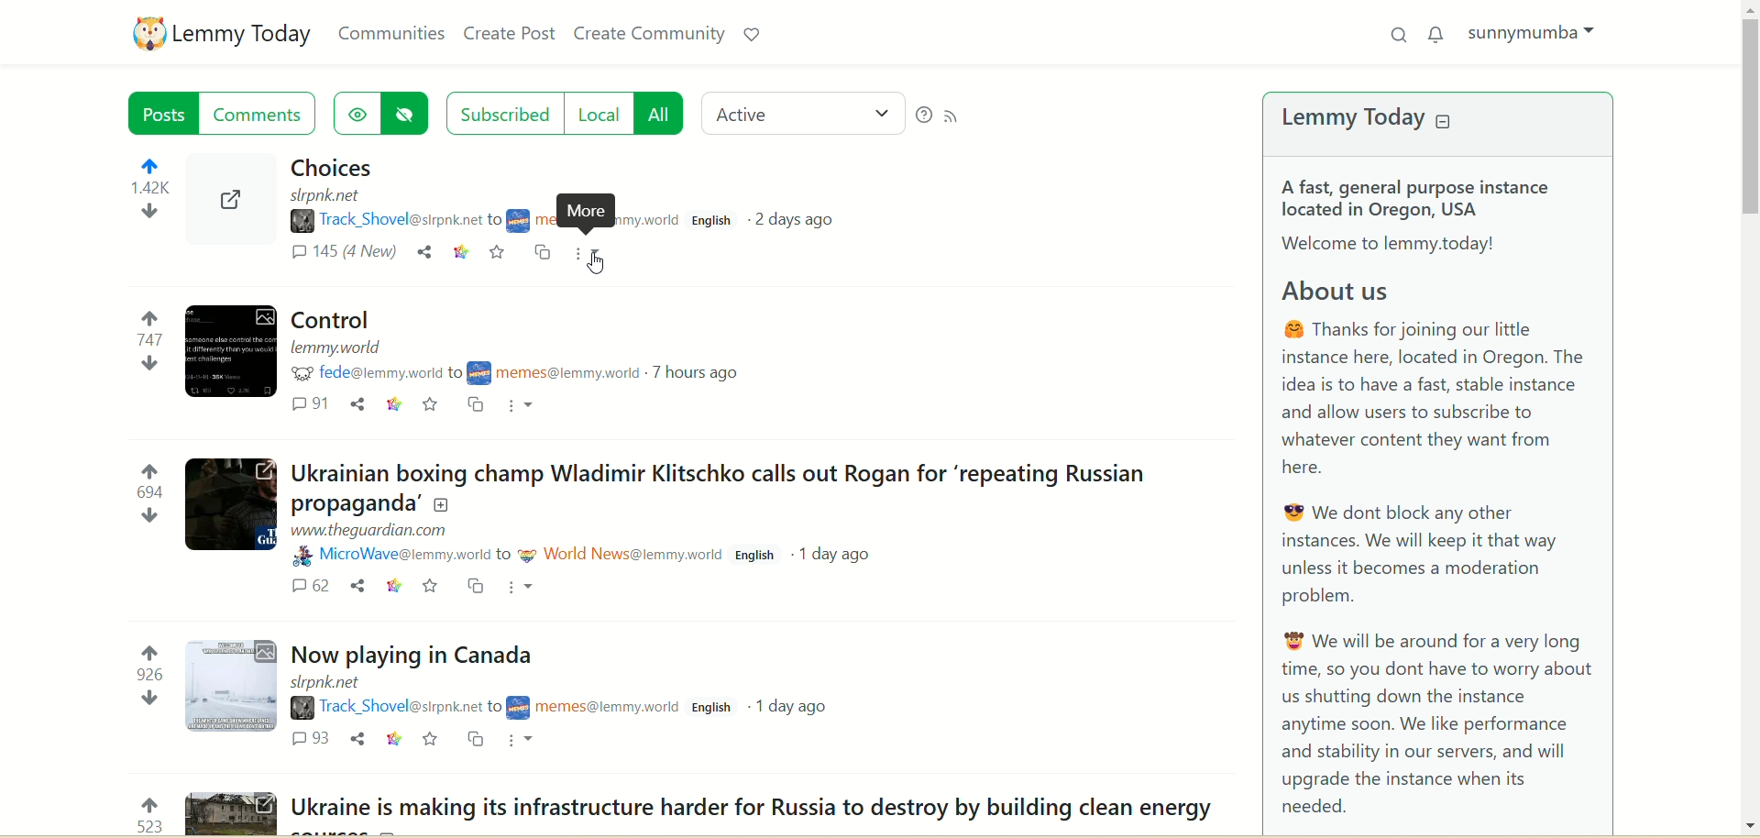 The height and width of the screenshot is (838, 1760). Describe the element at coordinates (312, 406) in the screenshot. I see `comments` at that location.